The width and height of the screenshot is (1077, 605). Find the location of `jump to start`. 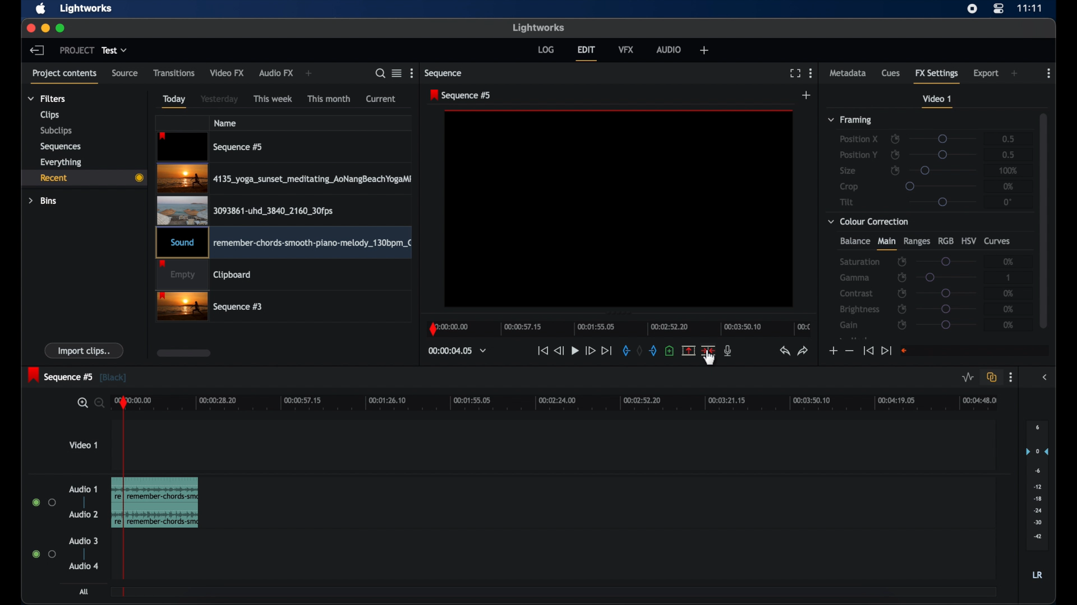

jump to start is located at coordinates (542, 351).